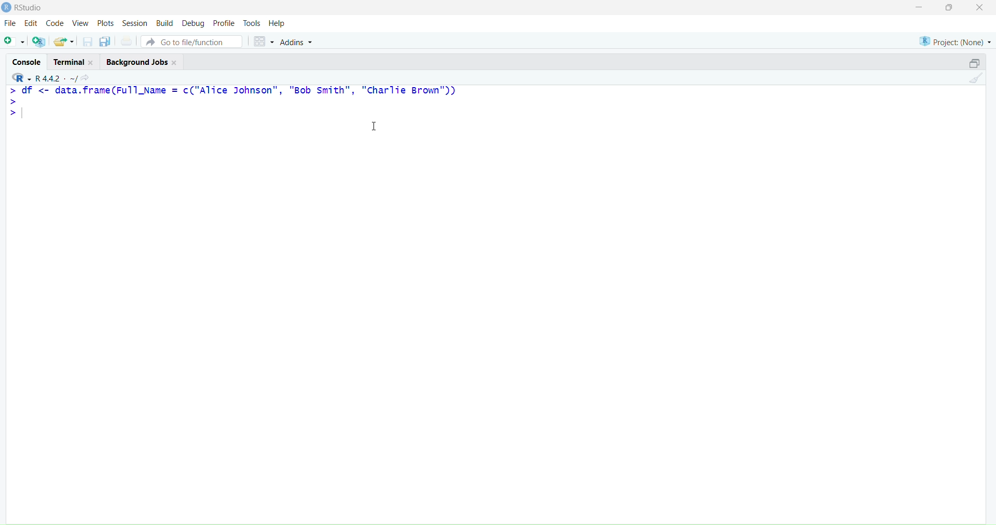  What do you see at coordinates (55, 24) in the screenshot?
I see `Code` at bounding box center [55, 24].